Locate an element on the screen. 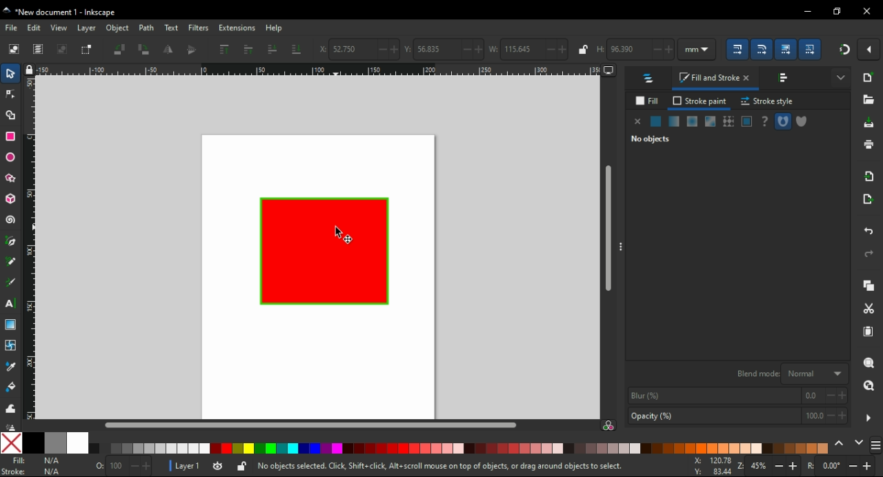 This screenshot has width=883, height=477. more settings is located at coordinates (841, 76).